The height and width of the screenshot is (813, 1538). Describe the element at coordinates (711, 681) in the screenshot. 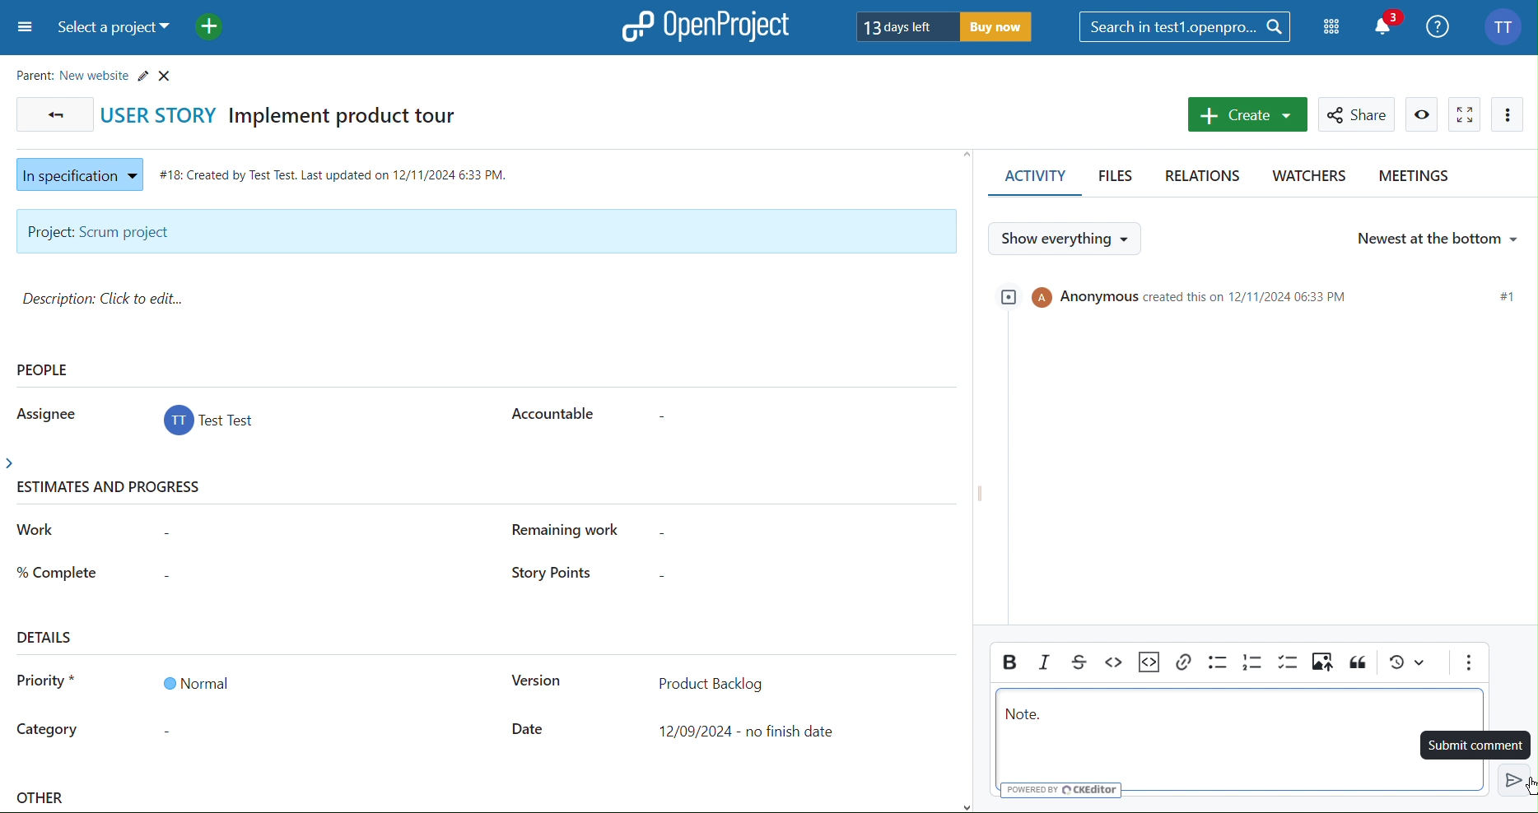

I see `Product Backlog` at that location.